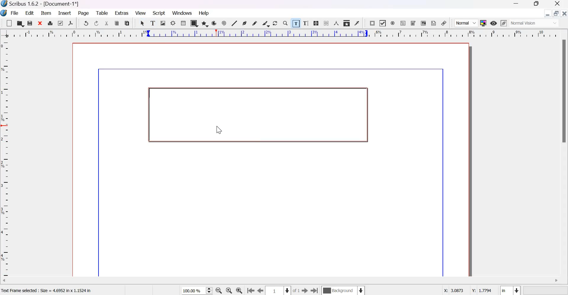 The image size is (568, 295). What do you see at coordinates (183, 23) in the screenshot?
I see `Table` at bounding box center [183, 23].